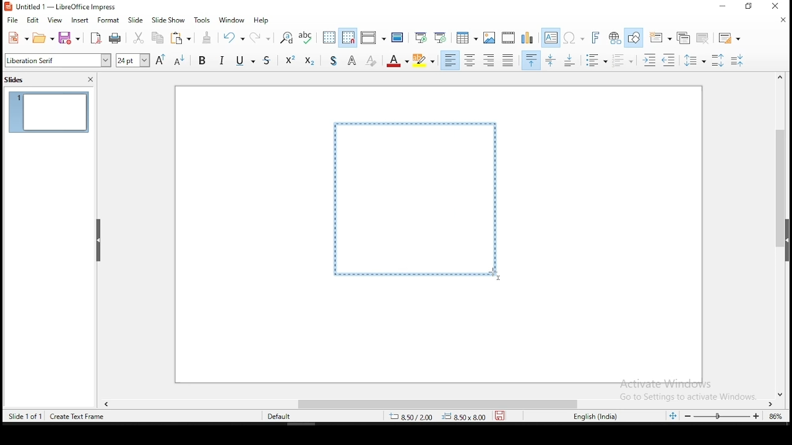 This screenshot has width=792, height=445. Describe the element at coordinates (305, 36) in the screenshot. I see `spell check` at that location.